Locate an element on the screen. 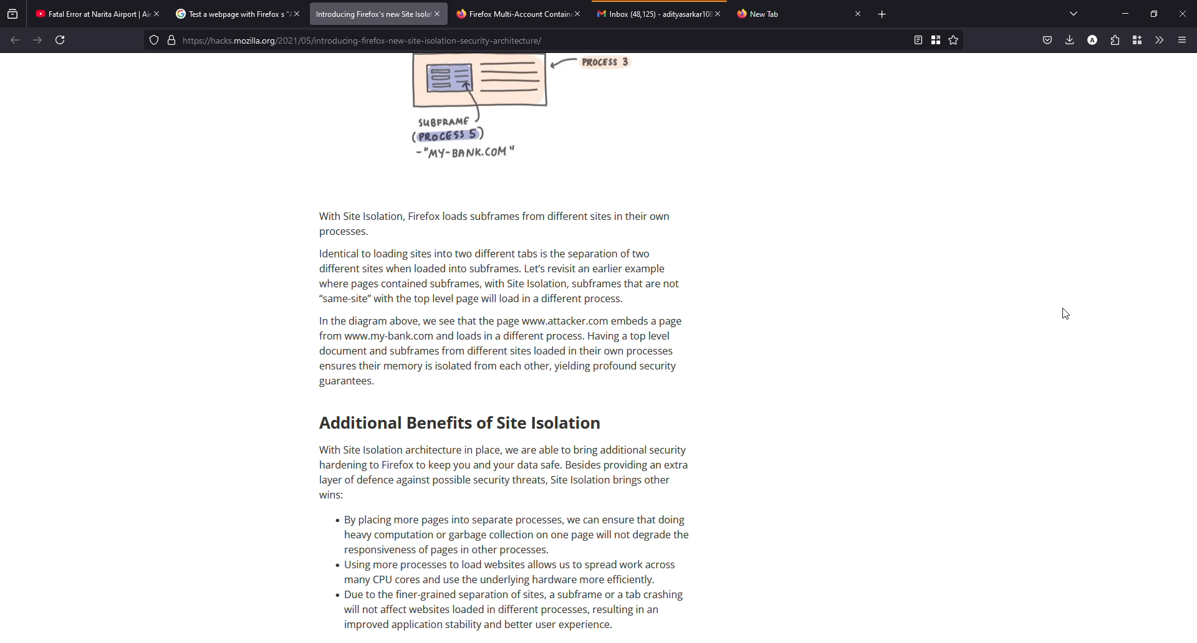 This screenshot has height=643, width=1197. Cursor is located at coordinates (1067, 314).